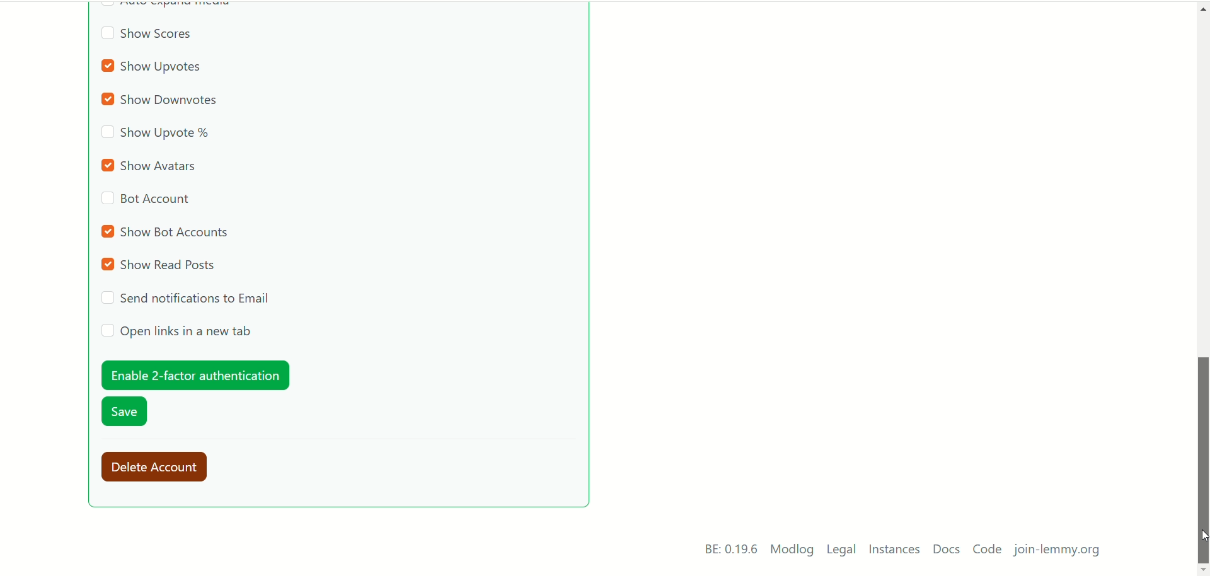 The image size is (1210, 576). Describe the element at coordinates (154, 67) in the screenshot. I see `show upvotes` at that location.